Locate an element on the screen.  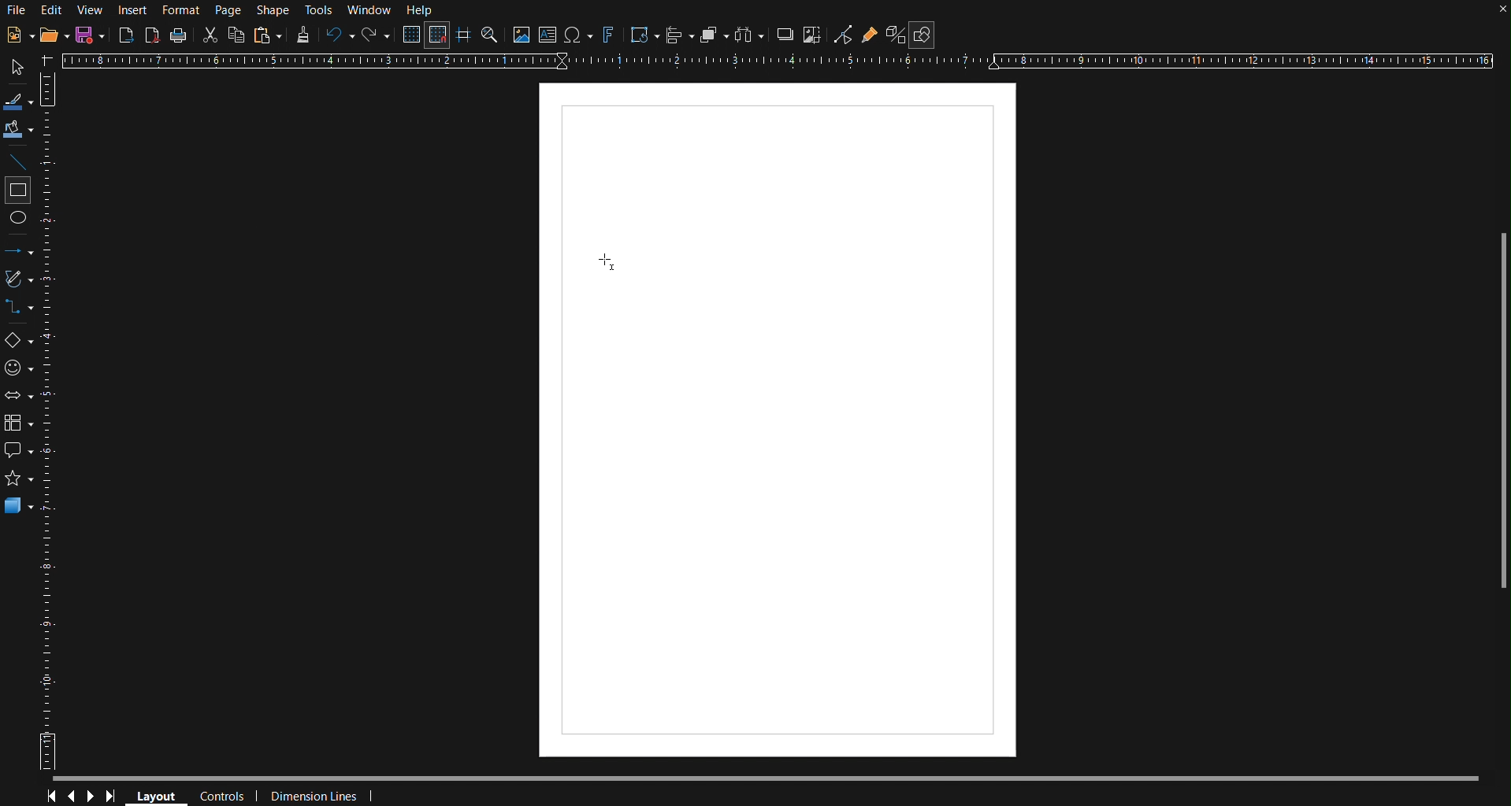
Connectors is located at coordinates (19, 308).